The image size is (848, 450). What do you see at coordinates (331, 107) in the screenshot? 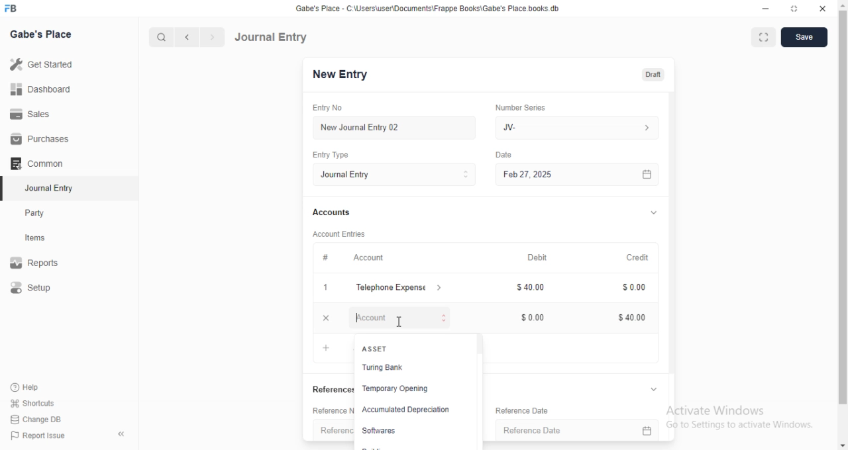
I see `Entry No` at bounding box center [331, 107].